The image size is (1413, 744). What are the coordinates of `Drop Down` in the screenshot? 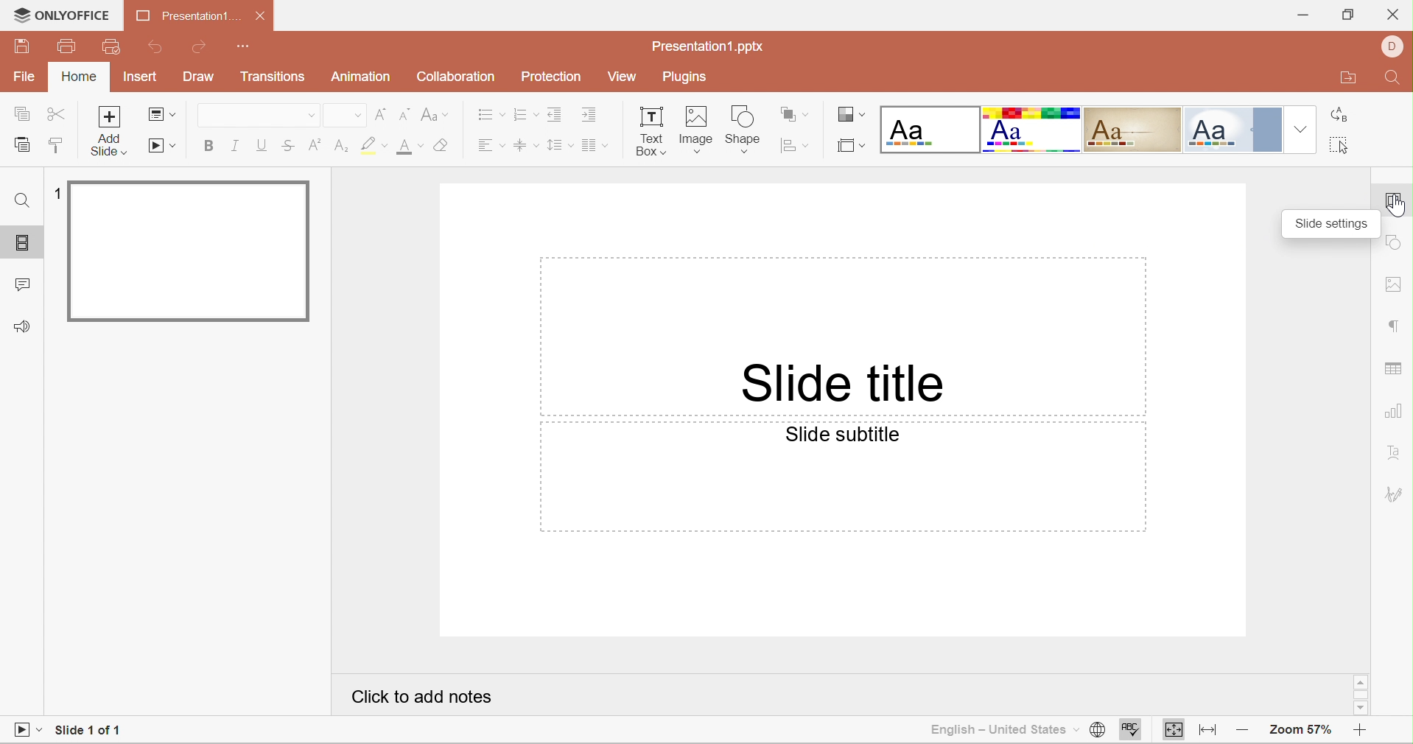 It's located at (309, 116).